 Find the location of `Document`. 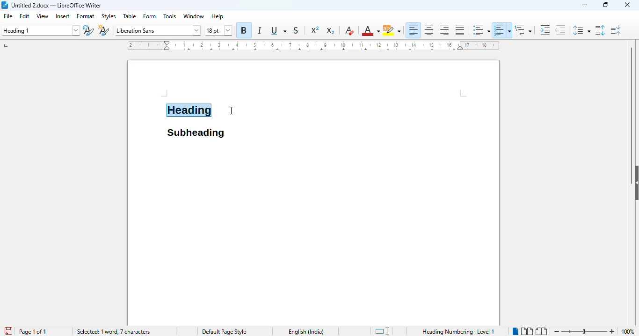

Document is located at coordinates (195, 81).